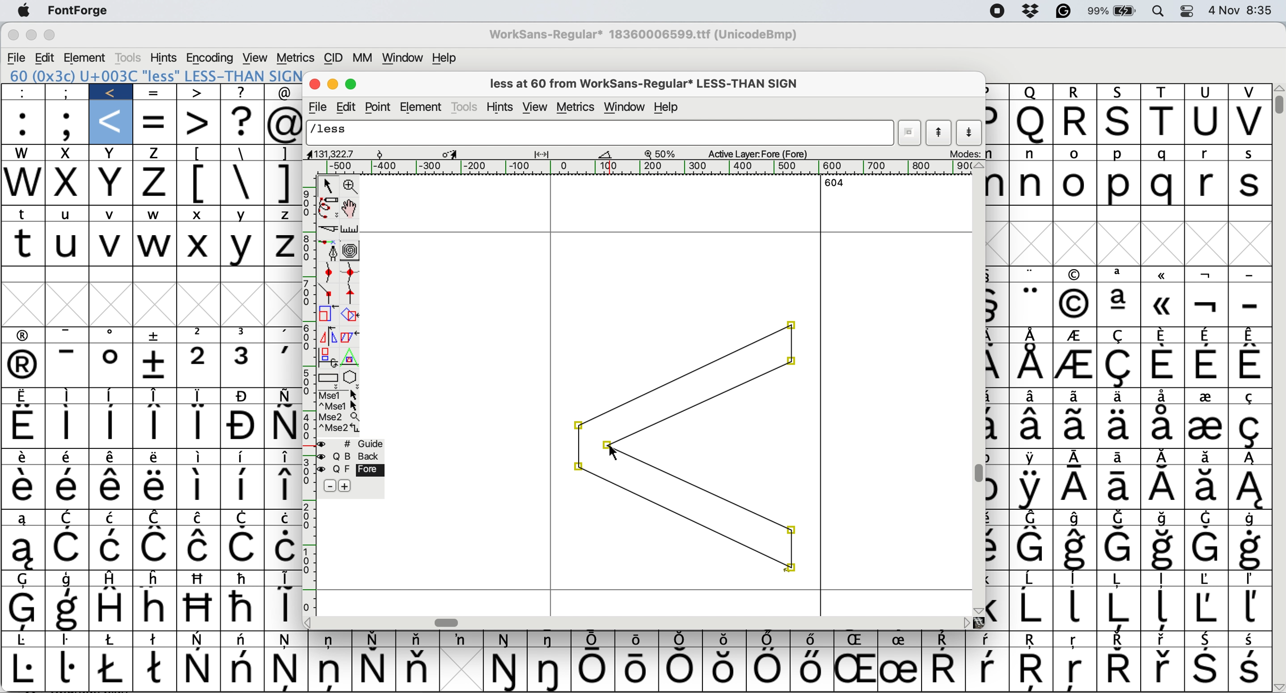  What do you see at coordinates (1117, 337) in the screenshot?
I see `Symbol` at bounding box center [1117, 337].